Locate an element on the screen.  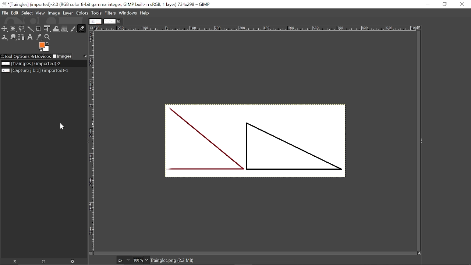
Current window is located at coordinates (108, 4).